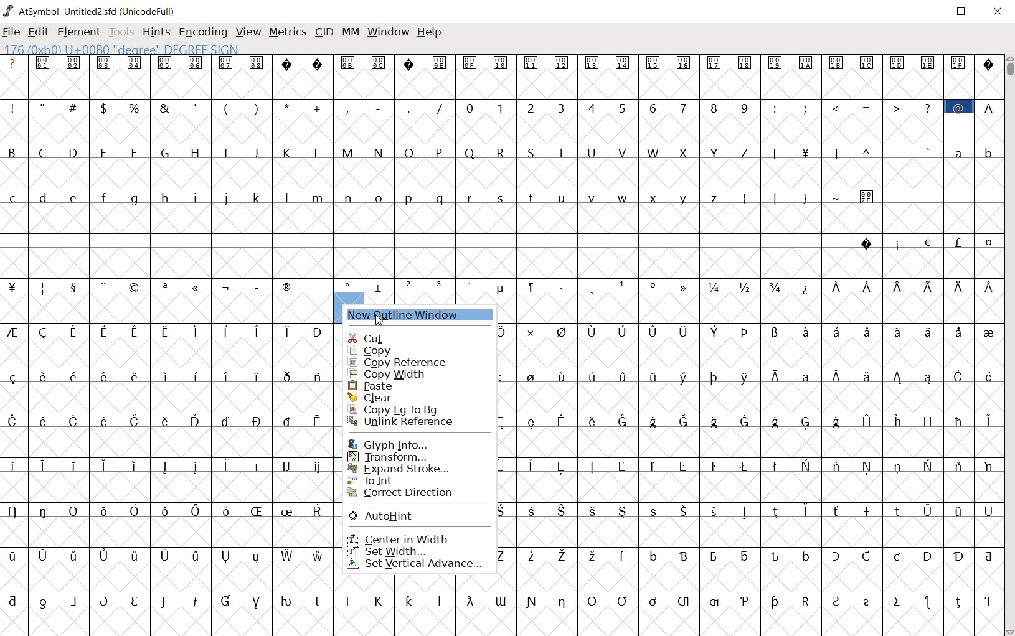  I want to click on unicode code points, so click(149, 62).